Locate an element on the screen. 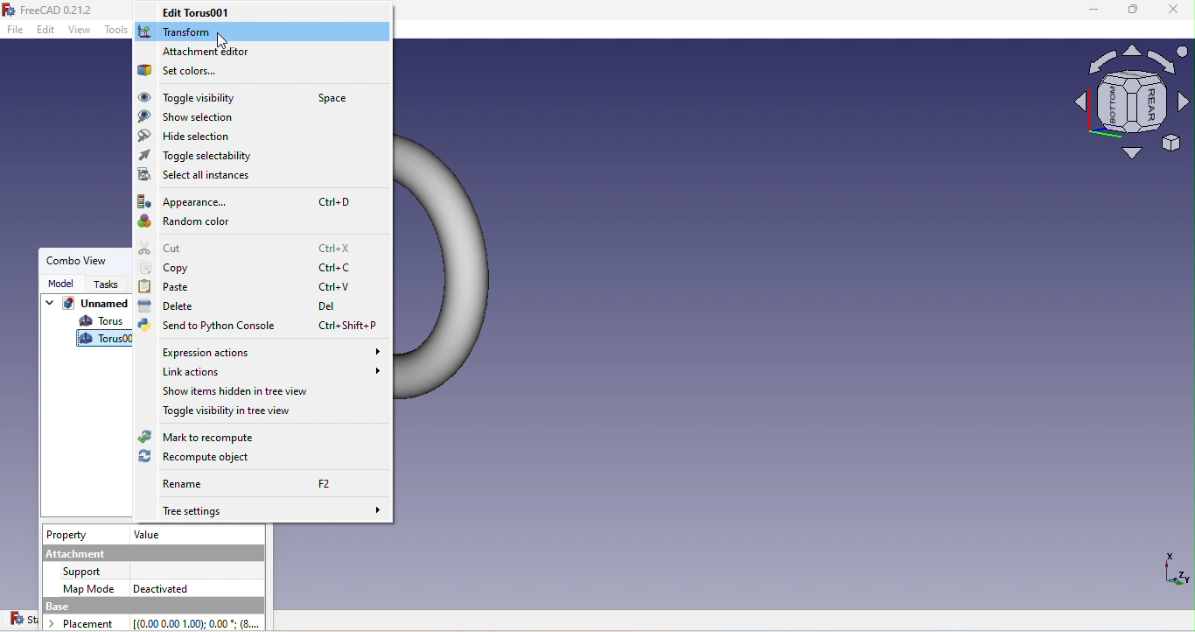 This screenshot has width=1195, height=632. Value is located at coordinates (147, 533).